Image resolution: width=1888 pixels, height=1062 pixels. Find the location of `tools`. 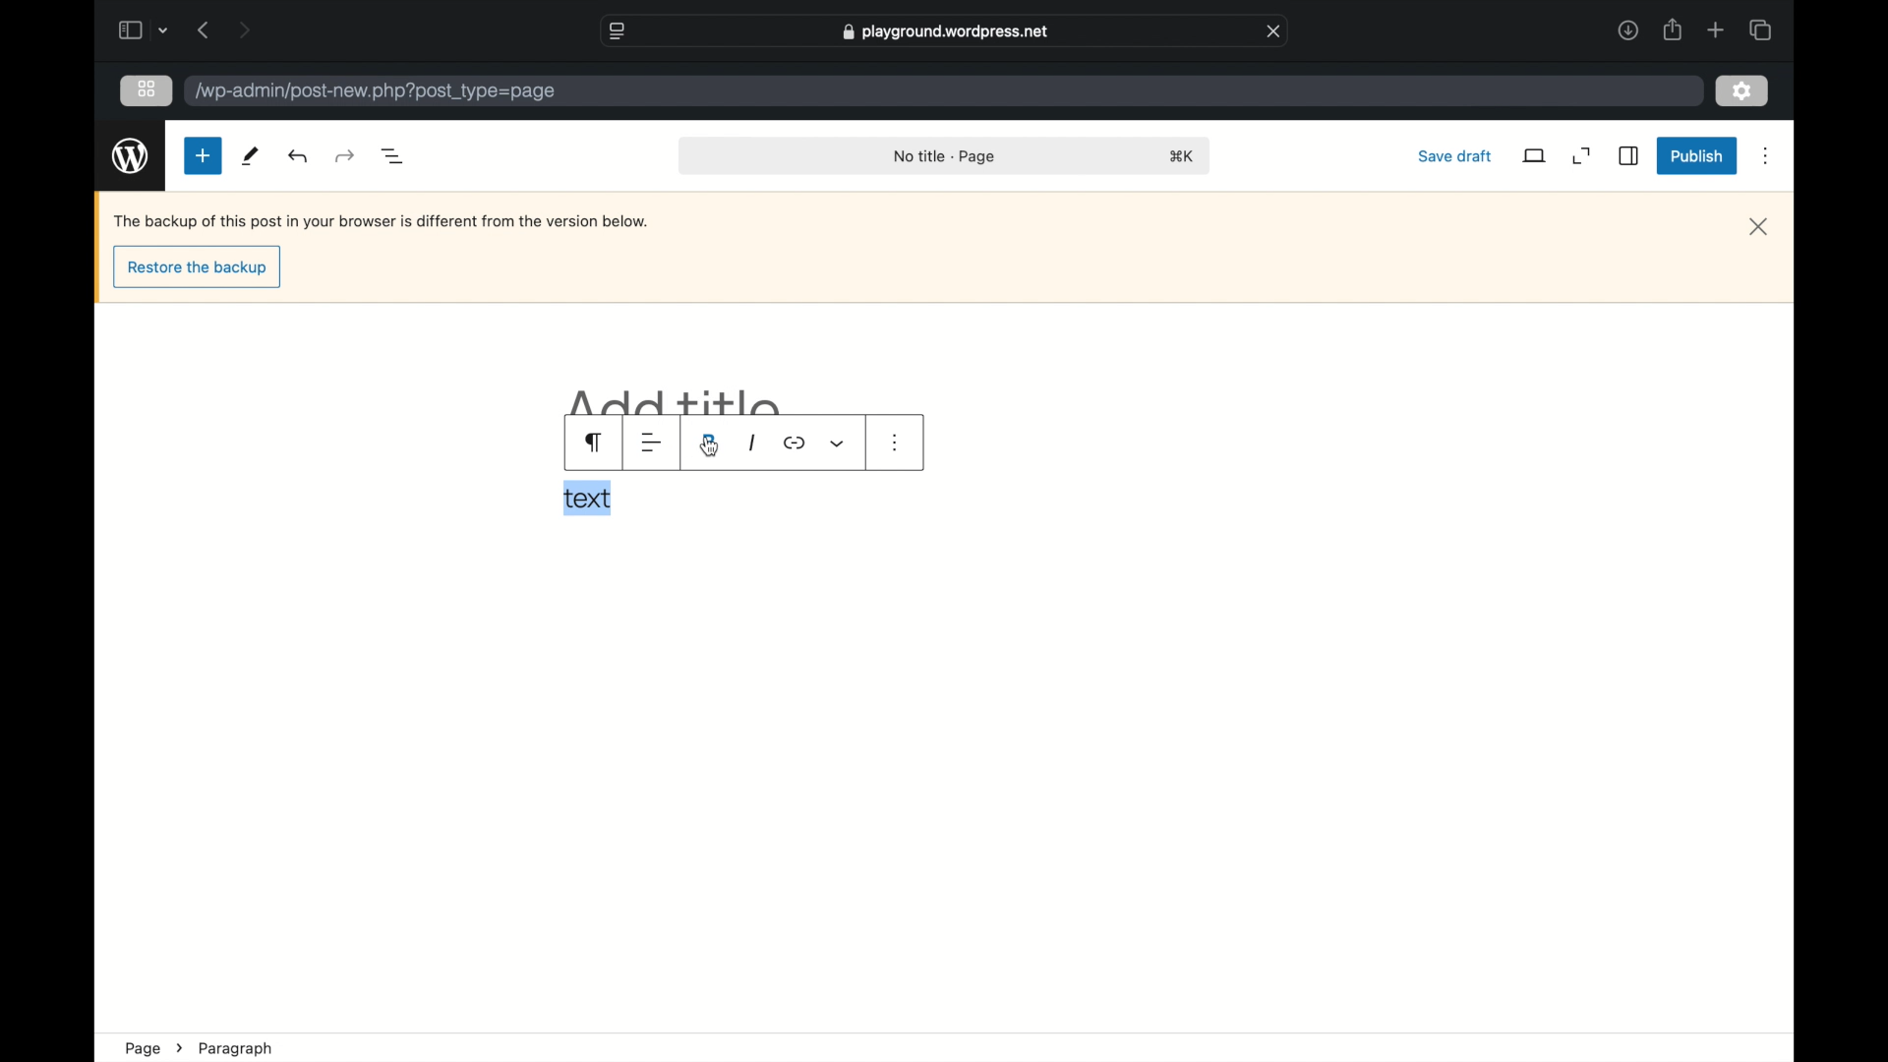

tools is located at coordinates (249, 156).